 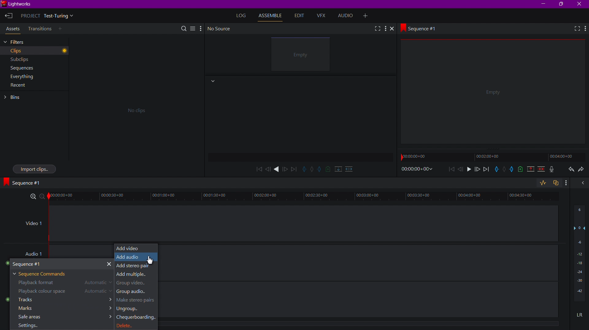 What do you see at coordinates (348, 16) in the screenshot?
I see `Audio` at bounding box center [348, 16].